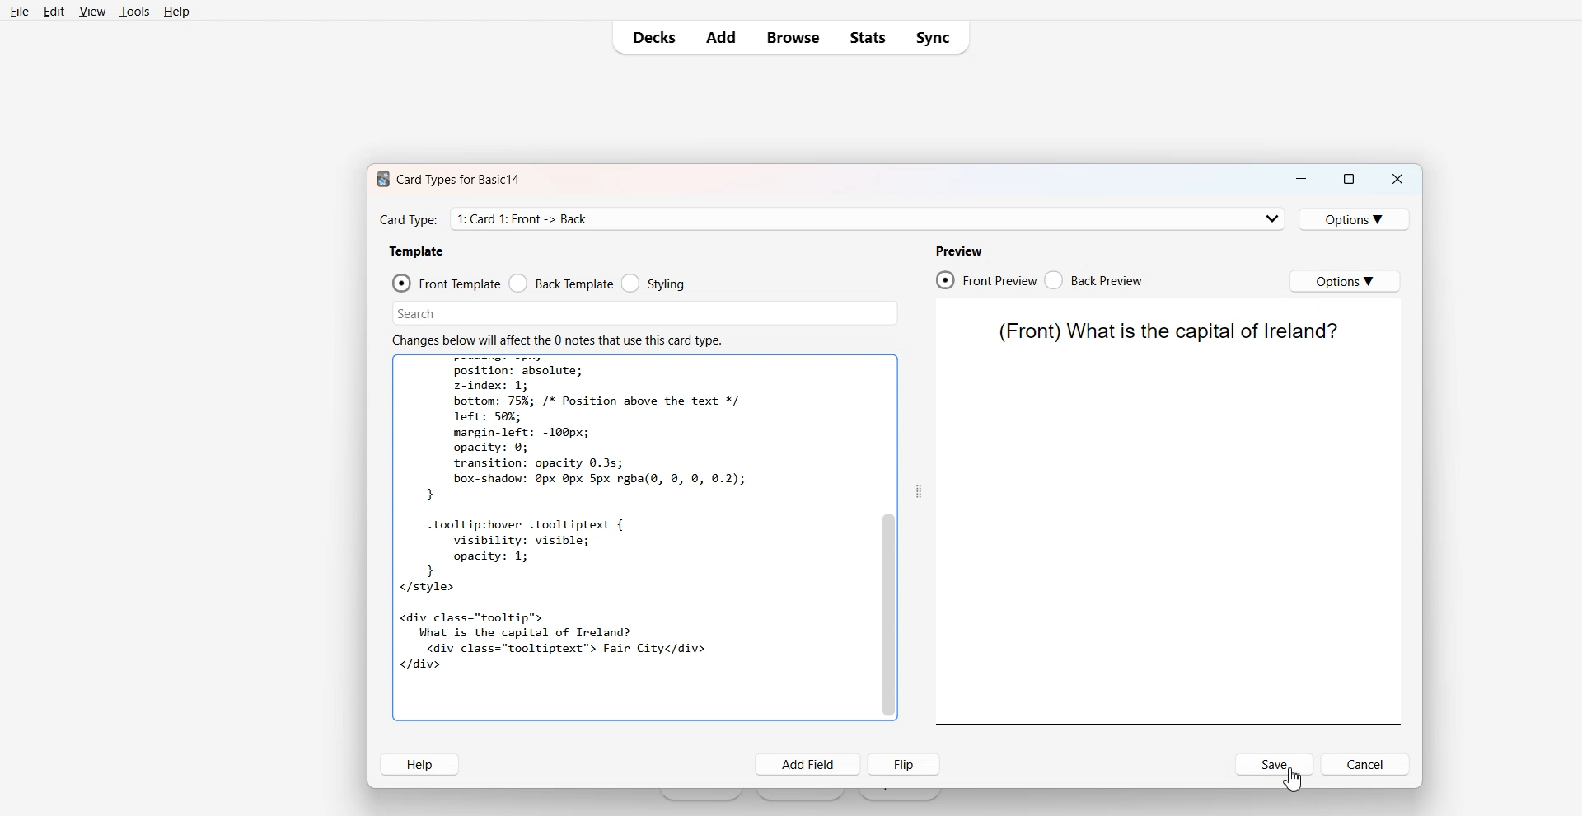 The height and width of the screenshot is (816, 1582). Describe the element at coordinates (920, 490) in the screenshot. I see `Drag handle` at that location.